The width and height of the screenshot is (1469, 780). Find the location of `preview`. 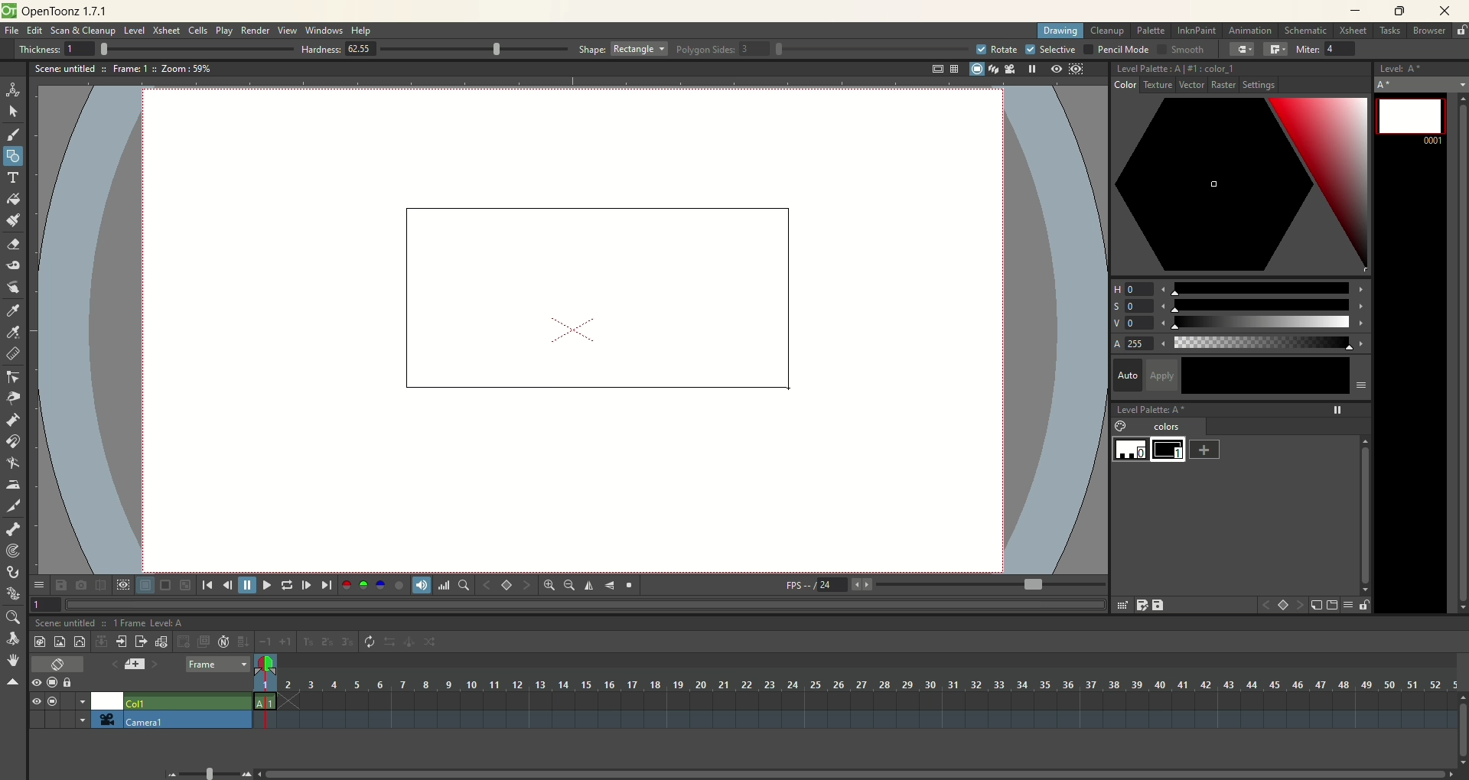

preview is located at coordinates (1053, 70).